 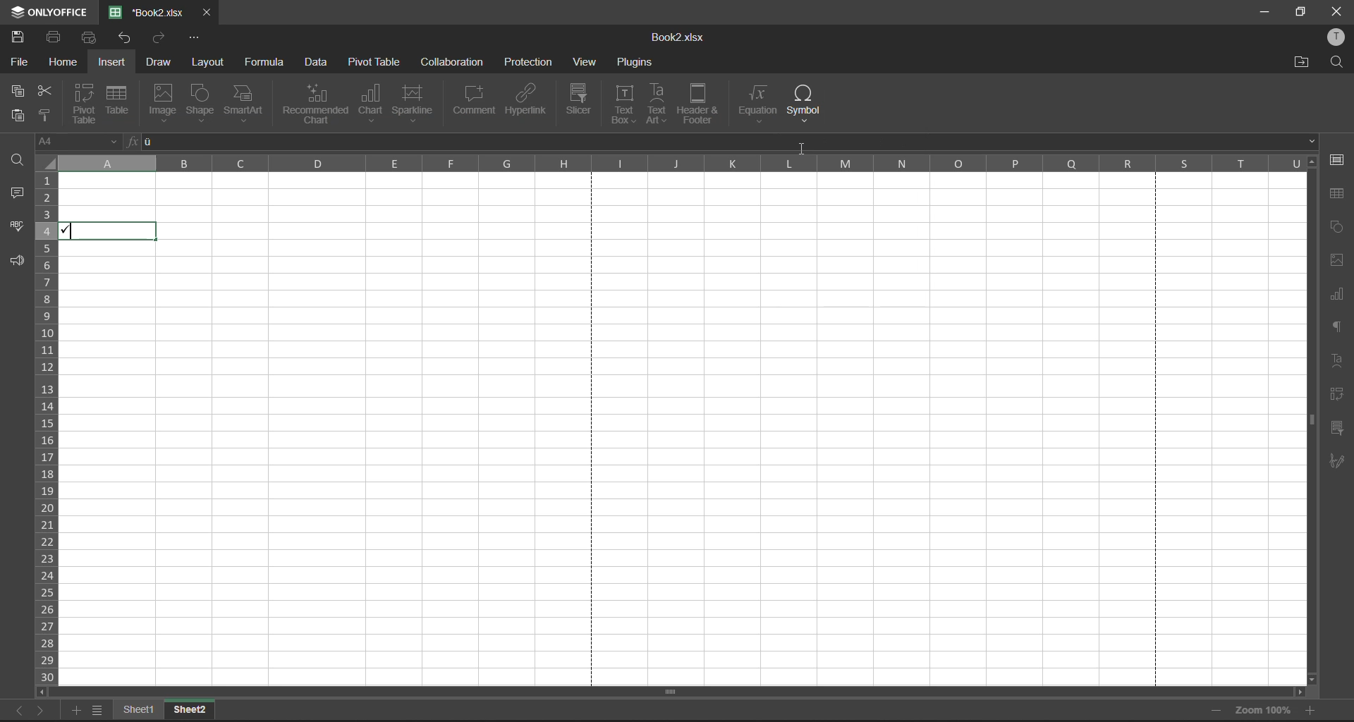 What do you see at coordinates (455, 61) in the screenshot?
I see `collaboration` at bounding box center [455, 61].